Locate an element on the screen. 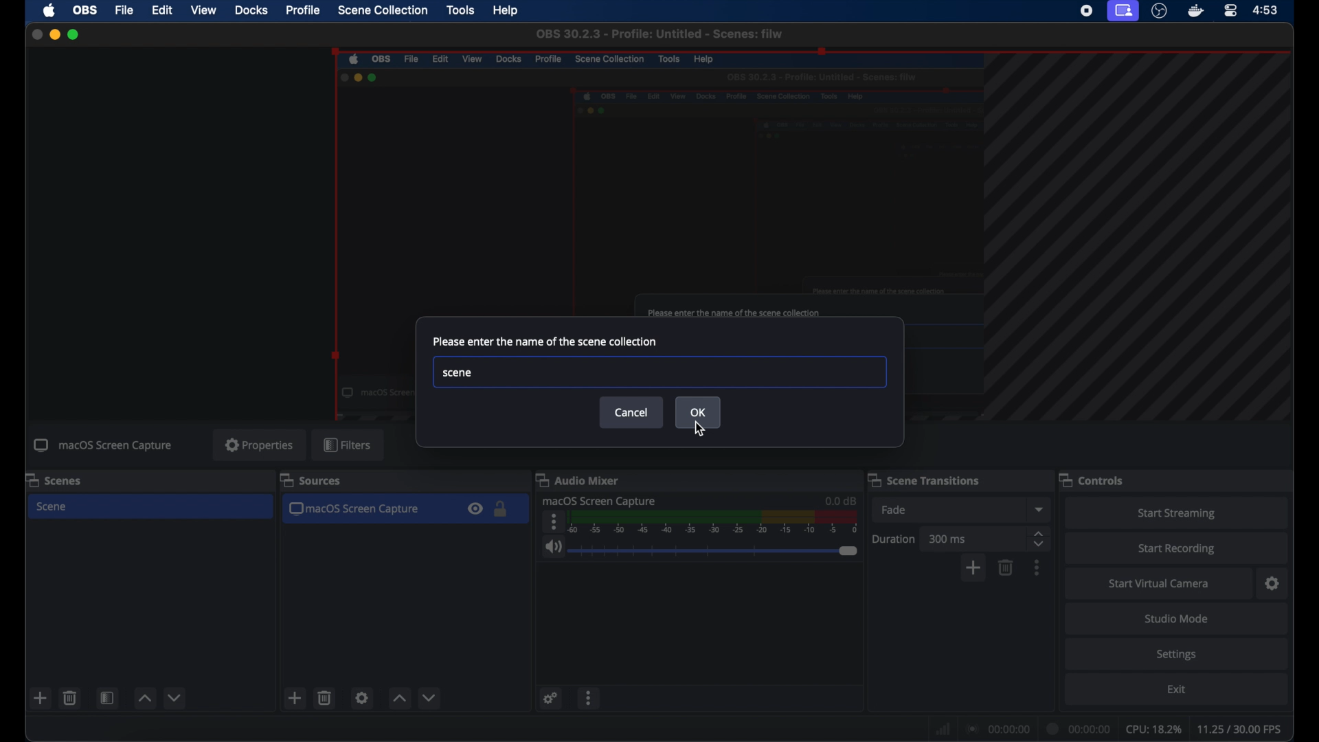  connection is located at coordinates (1000, 727).